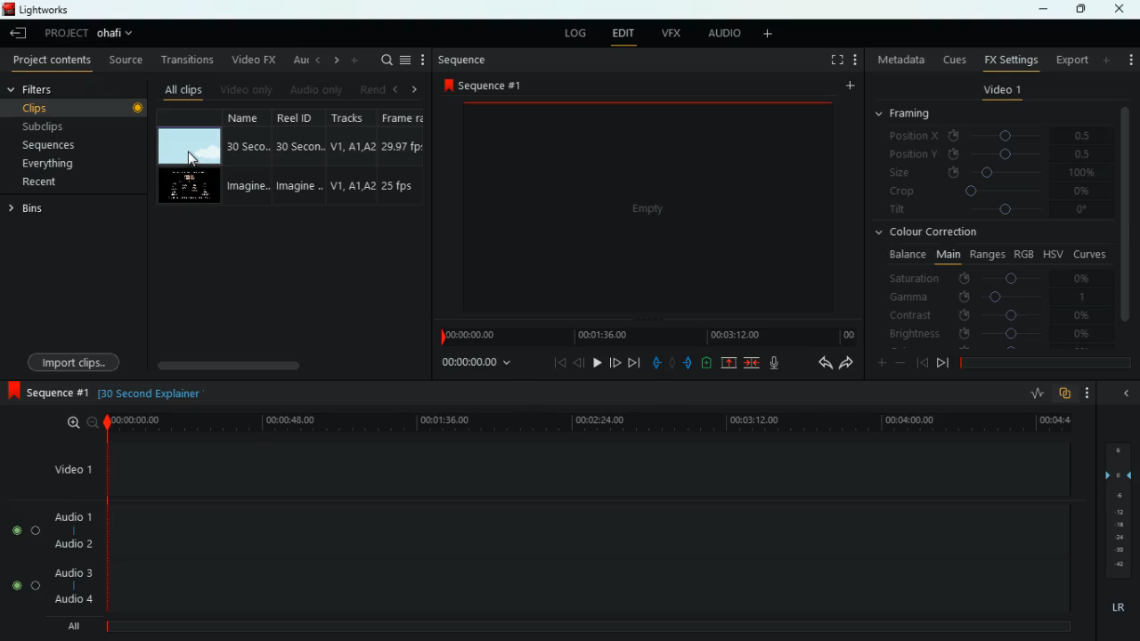 Image resolution: width=1140 pixels, height=641 pixels. I want to click on hold, so click(672, 361).